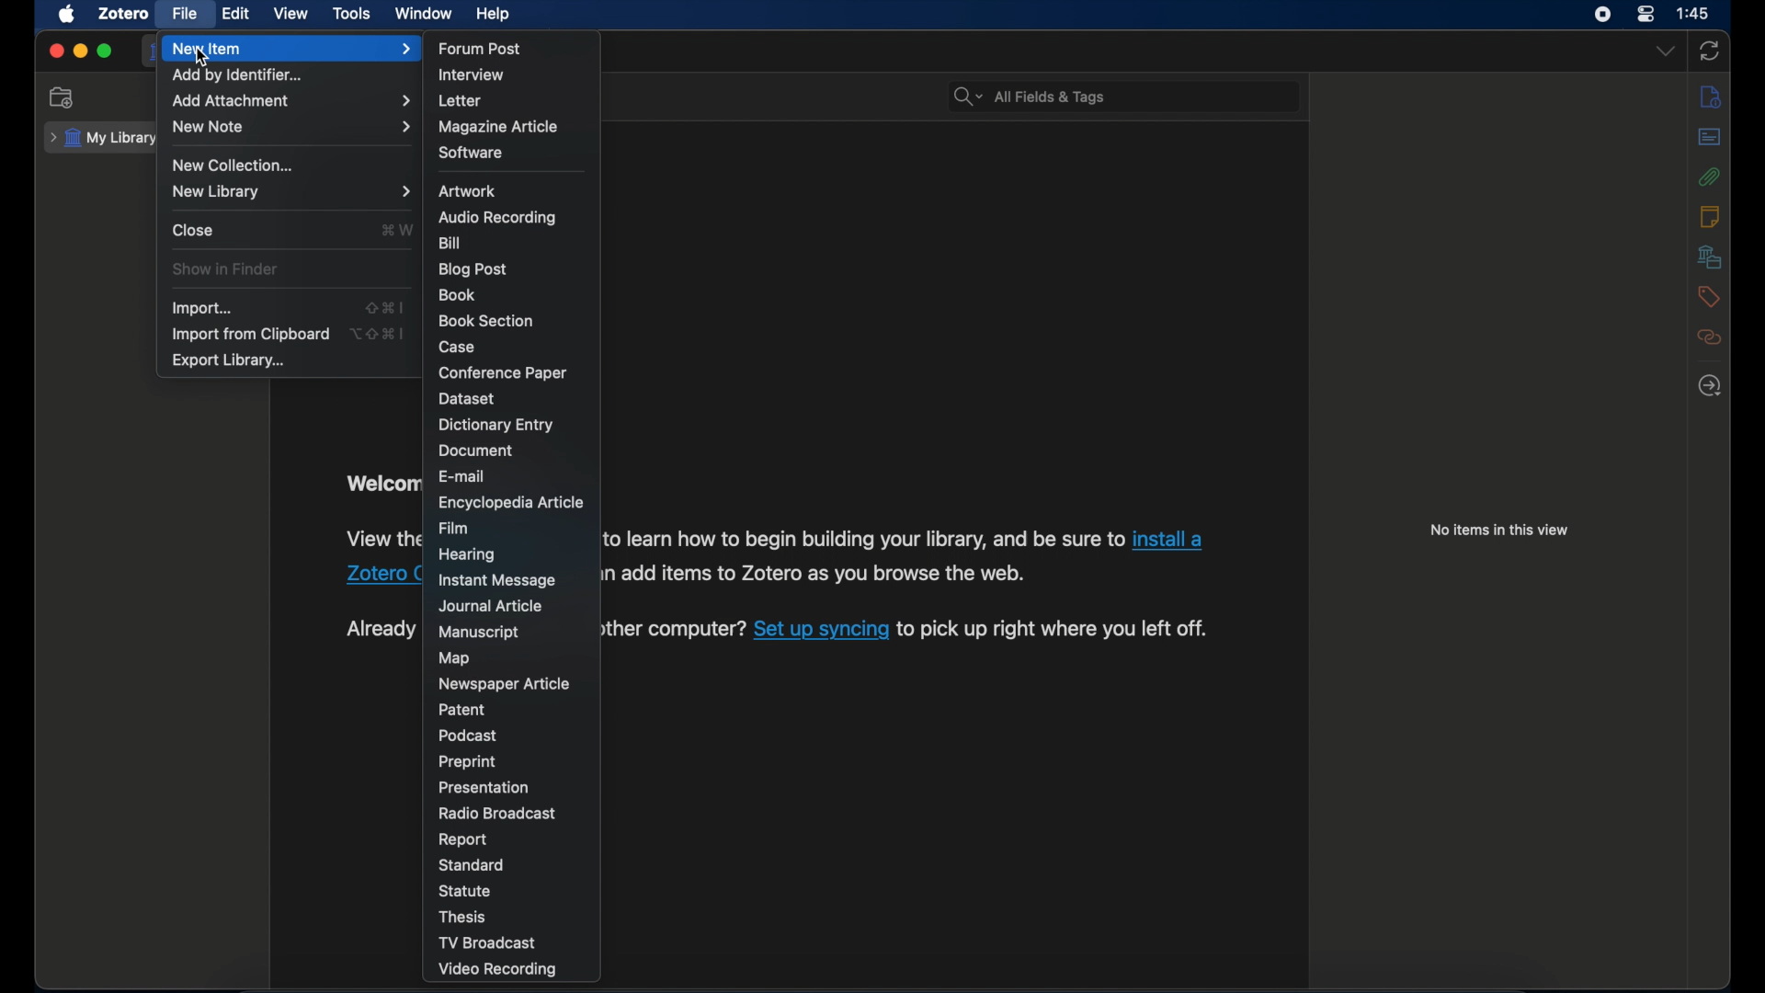  Describe the element at coordinates (495, 579) in the screenshot. I see `instant message` at that location.